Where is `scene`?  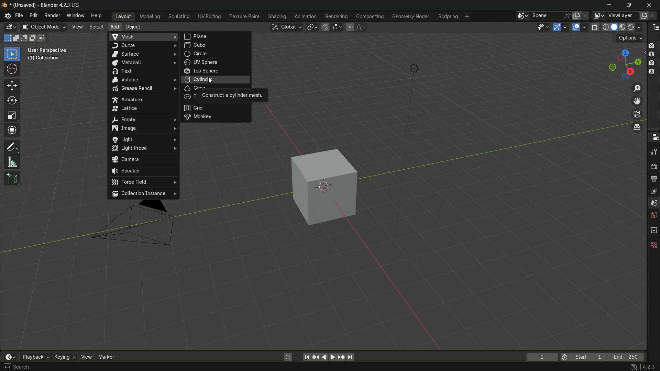
scene is located at coordinates (653, 203).